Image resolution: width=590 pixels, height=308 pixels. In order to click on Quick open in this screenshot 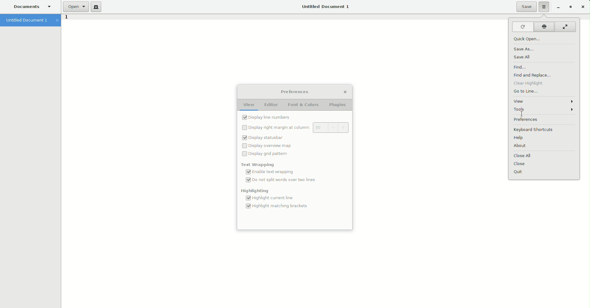, I will do `click(527, 38)`.